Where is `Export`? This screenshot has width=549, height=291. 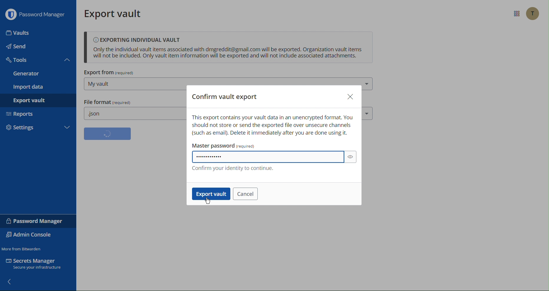 Export is located at coordinates (31, 100).